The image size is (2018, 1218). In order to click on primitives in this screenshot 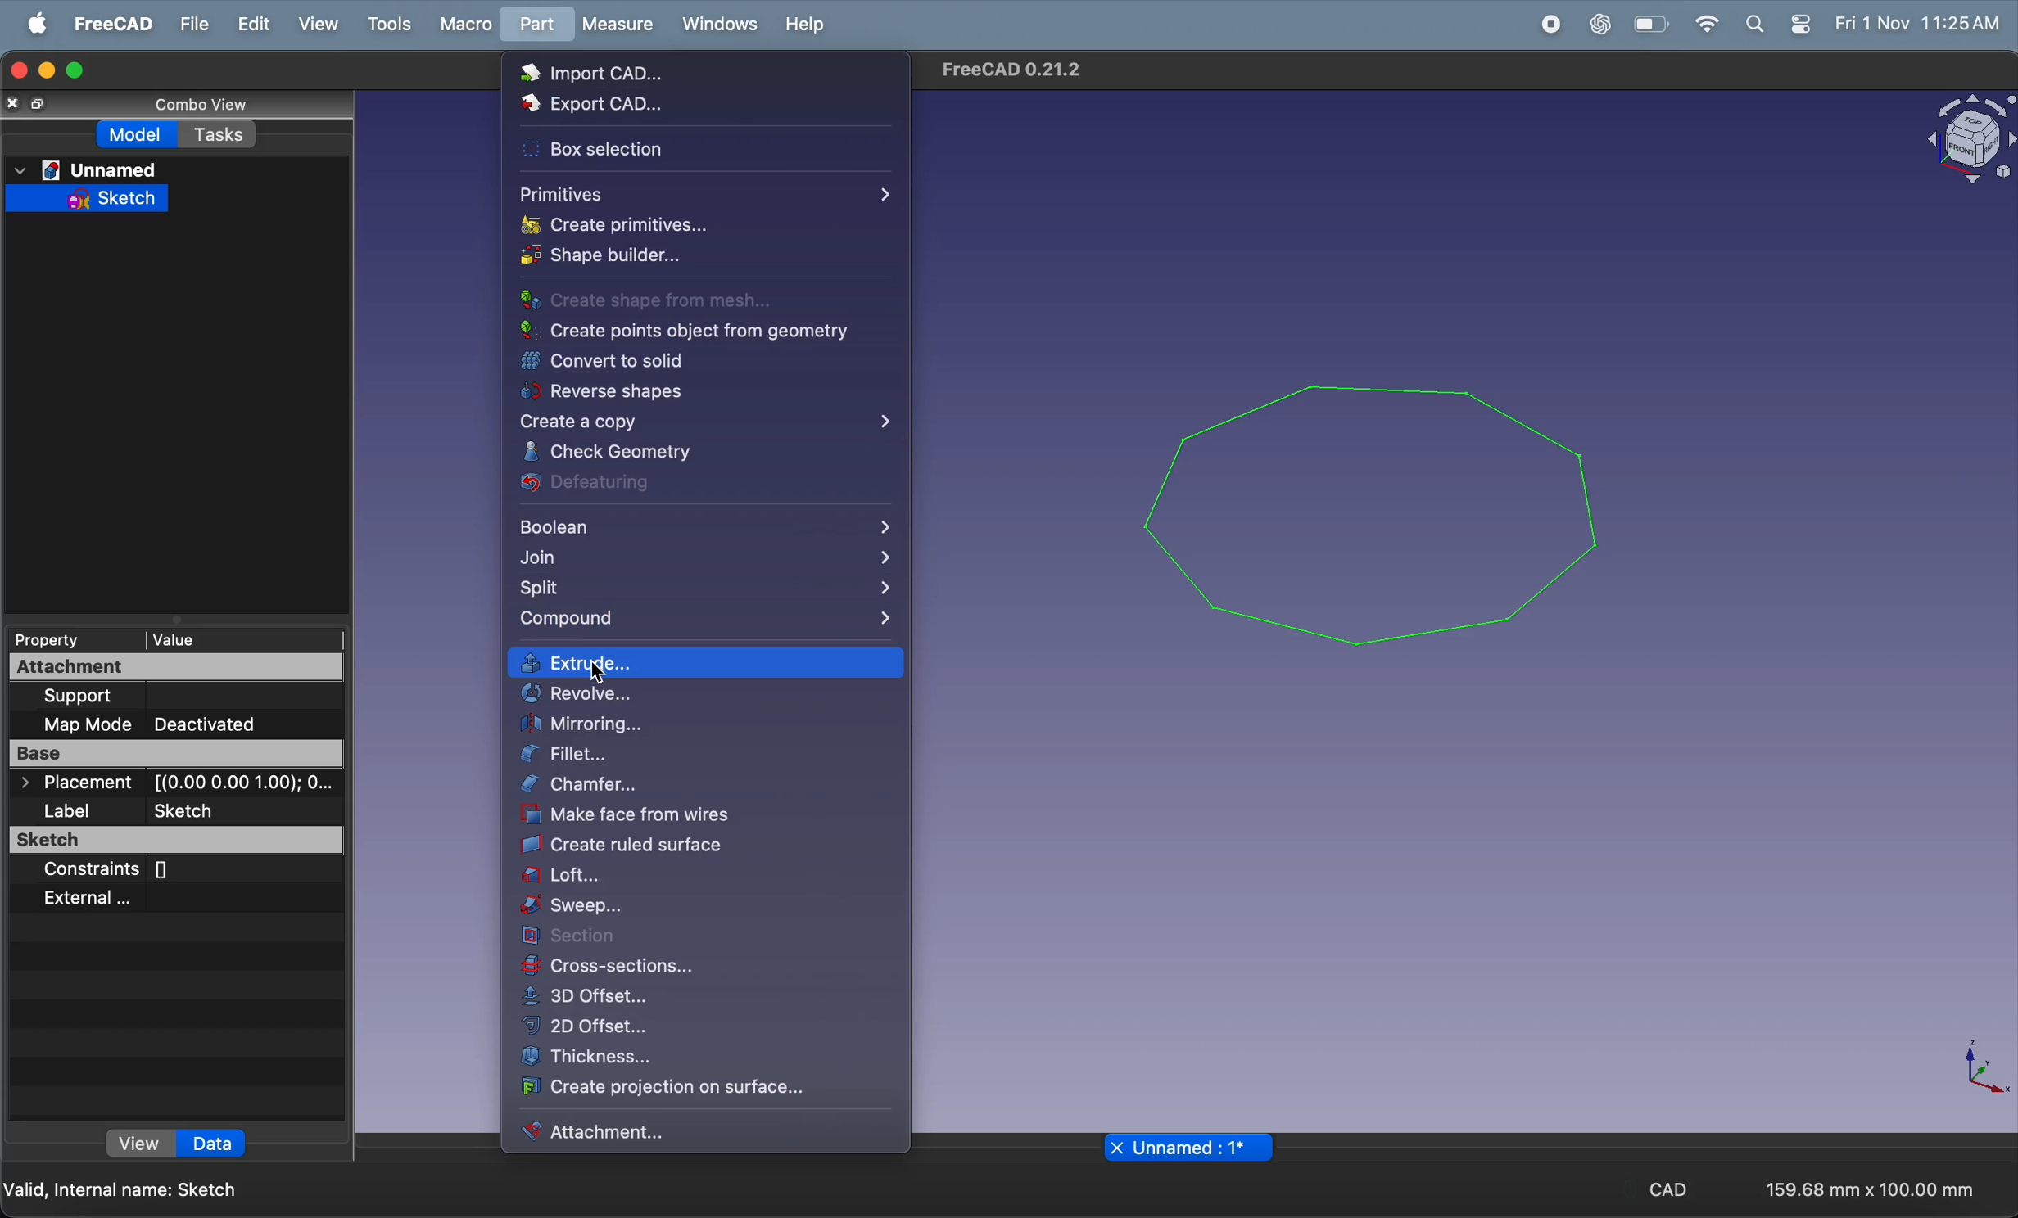, I will do `click(700, 193)`.